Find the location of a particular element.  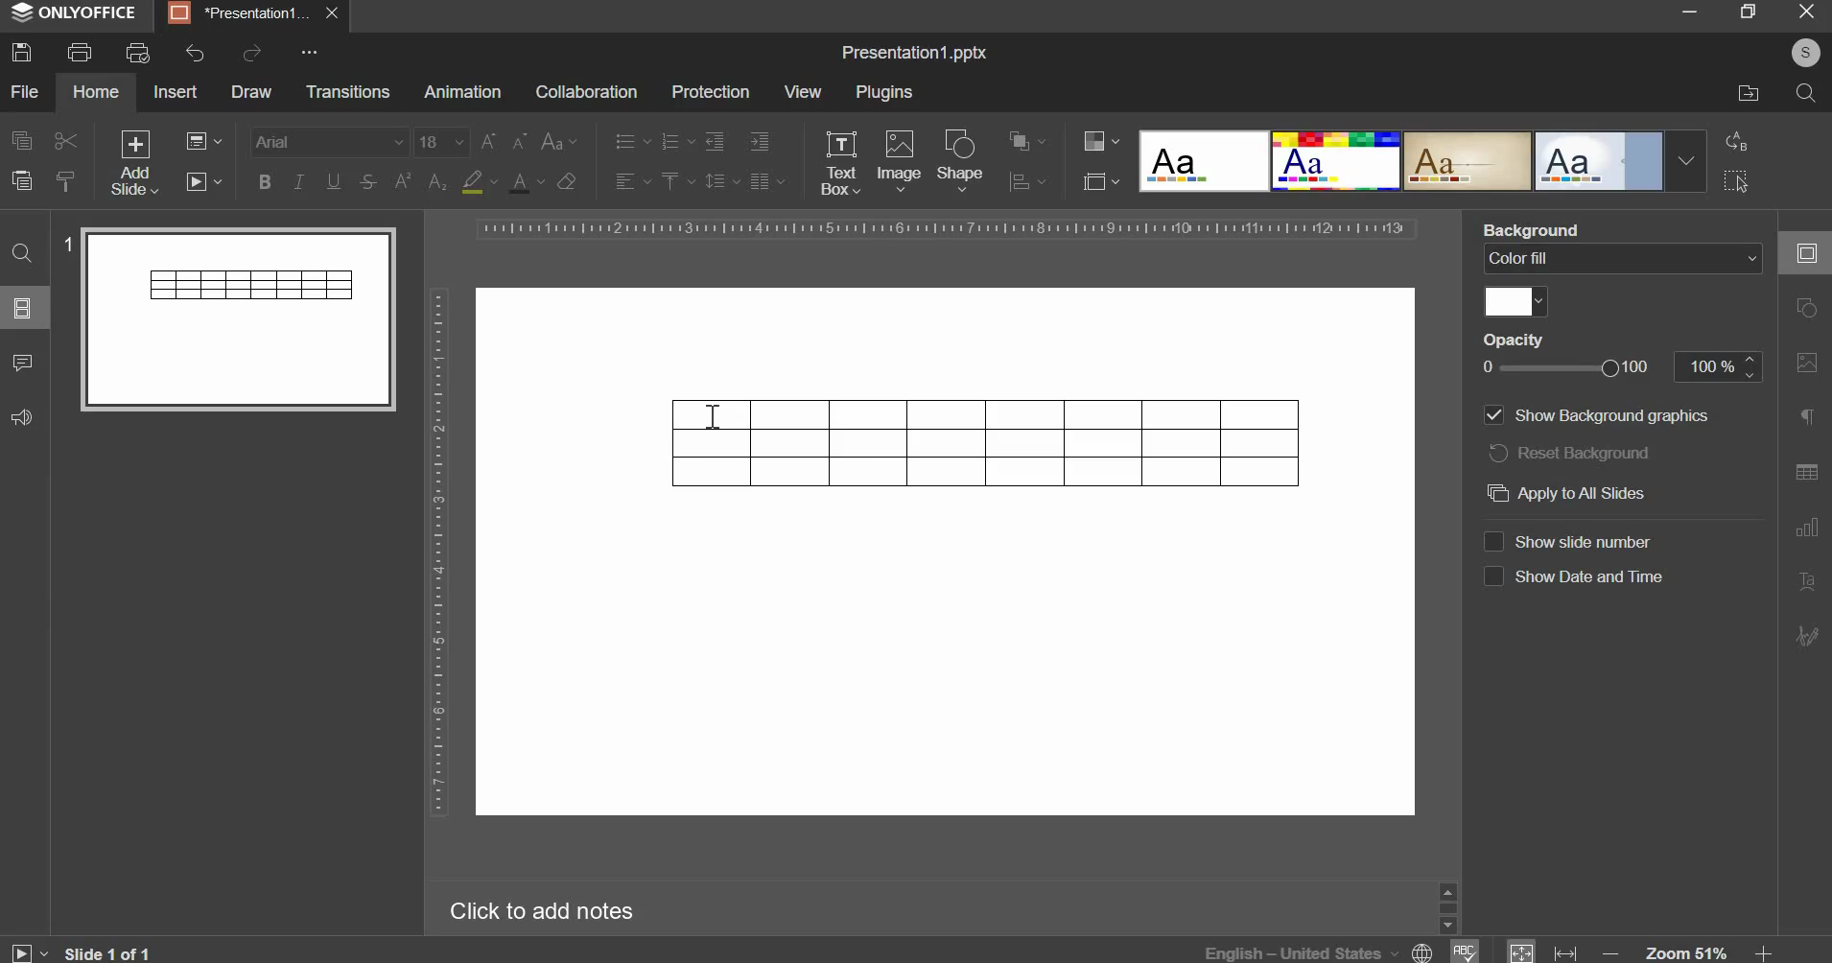

Background is located at coordinates (1546, 228).